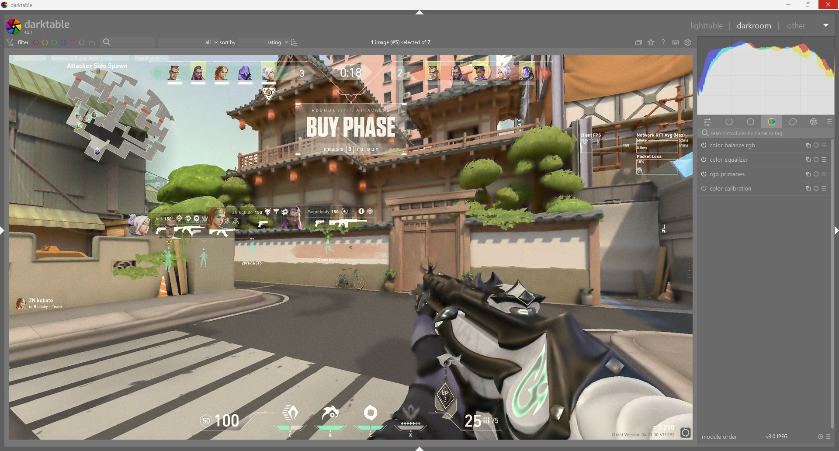  Describe the element at coordinates (814, 122) in the screenshot. I see `effect` at that location.